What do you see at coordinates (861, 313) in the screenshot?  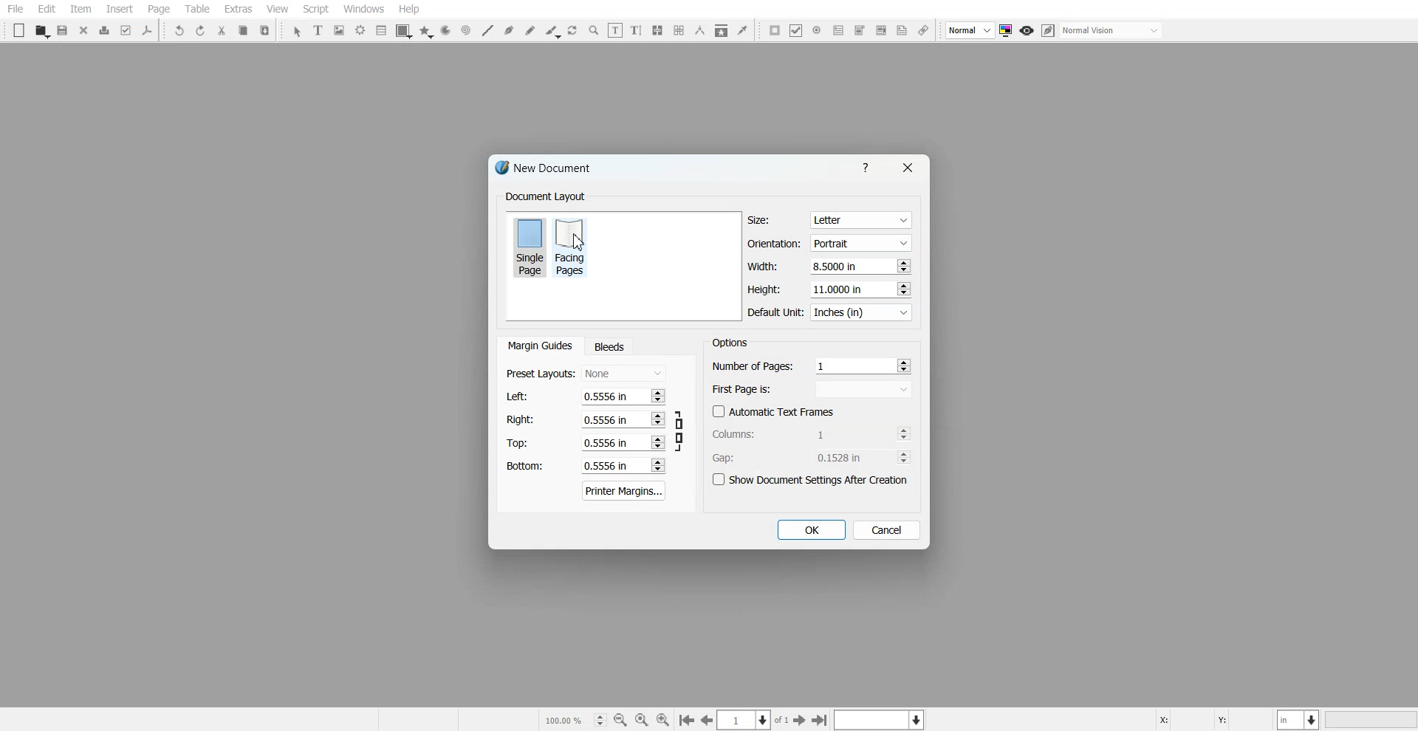 I see `Inches` at bounding box center [861, 313].